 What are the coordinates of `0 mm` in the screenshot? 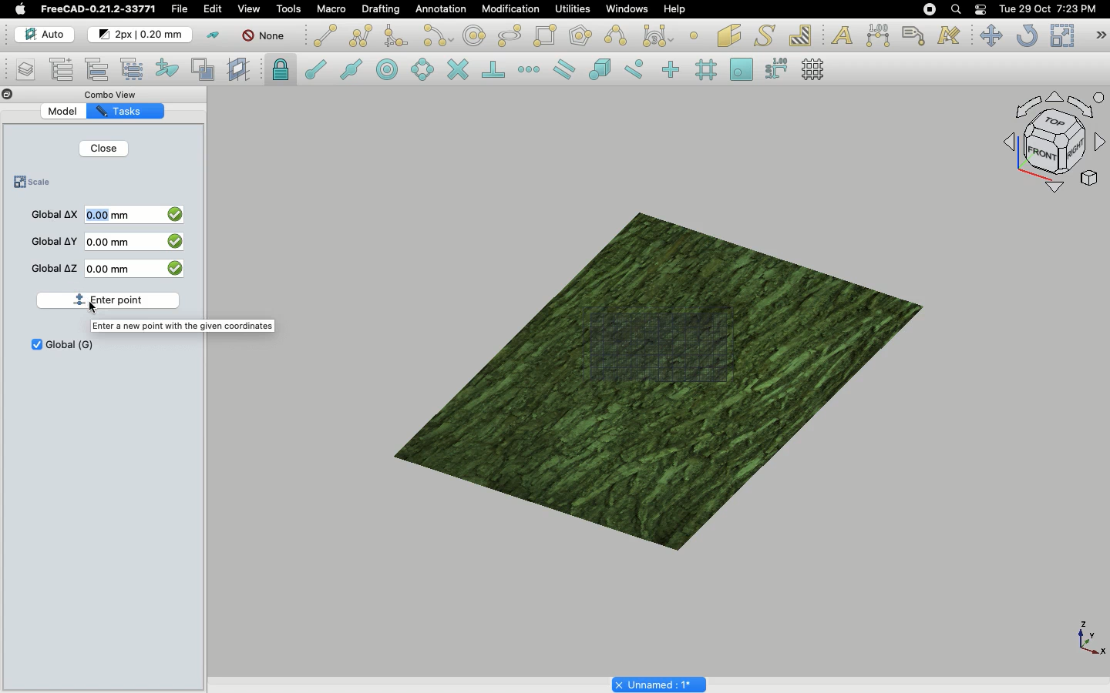 It's located at (135, 267).